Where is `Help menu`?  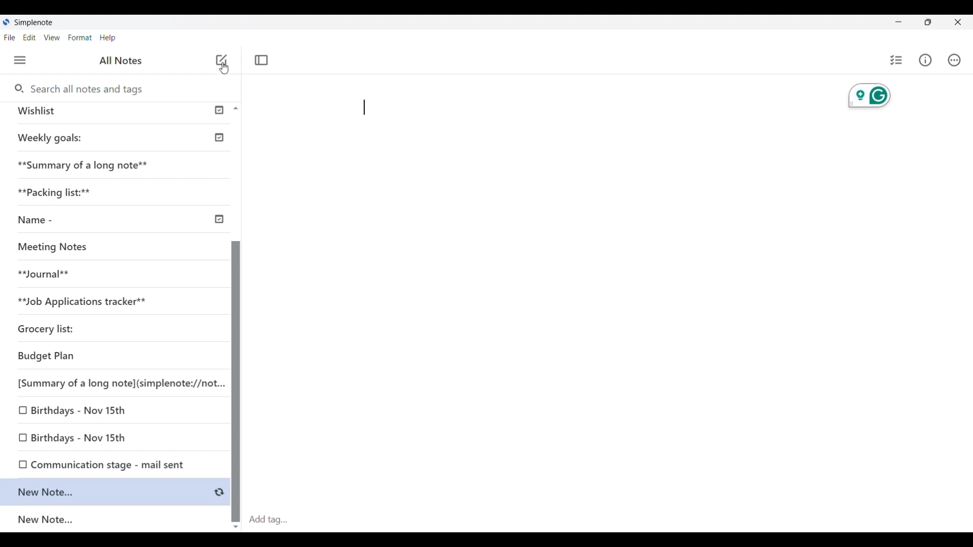
Help menu is located at coordinates (107, 38).